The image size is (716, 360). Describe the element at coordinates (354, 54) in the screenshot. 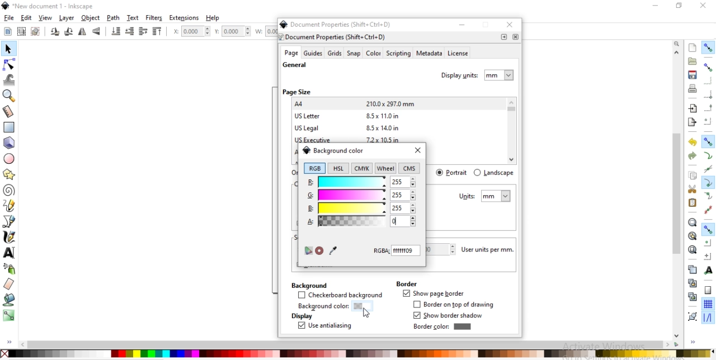

I see `snap` at that location.